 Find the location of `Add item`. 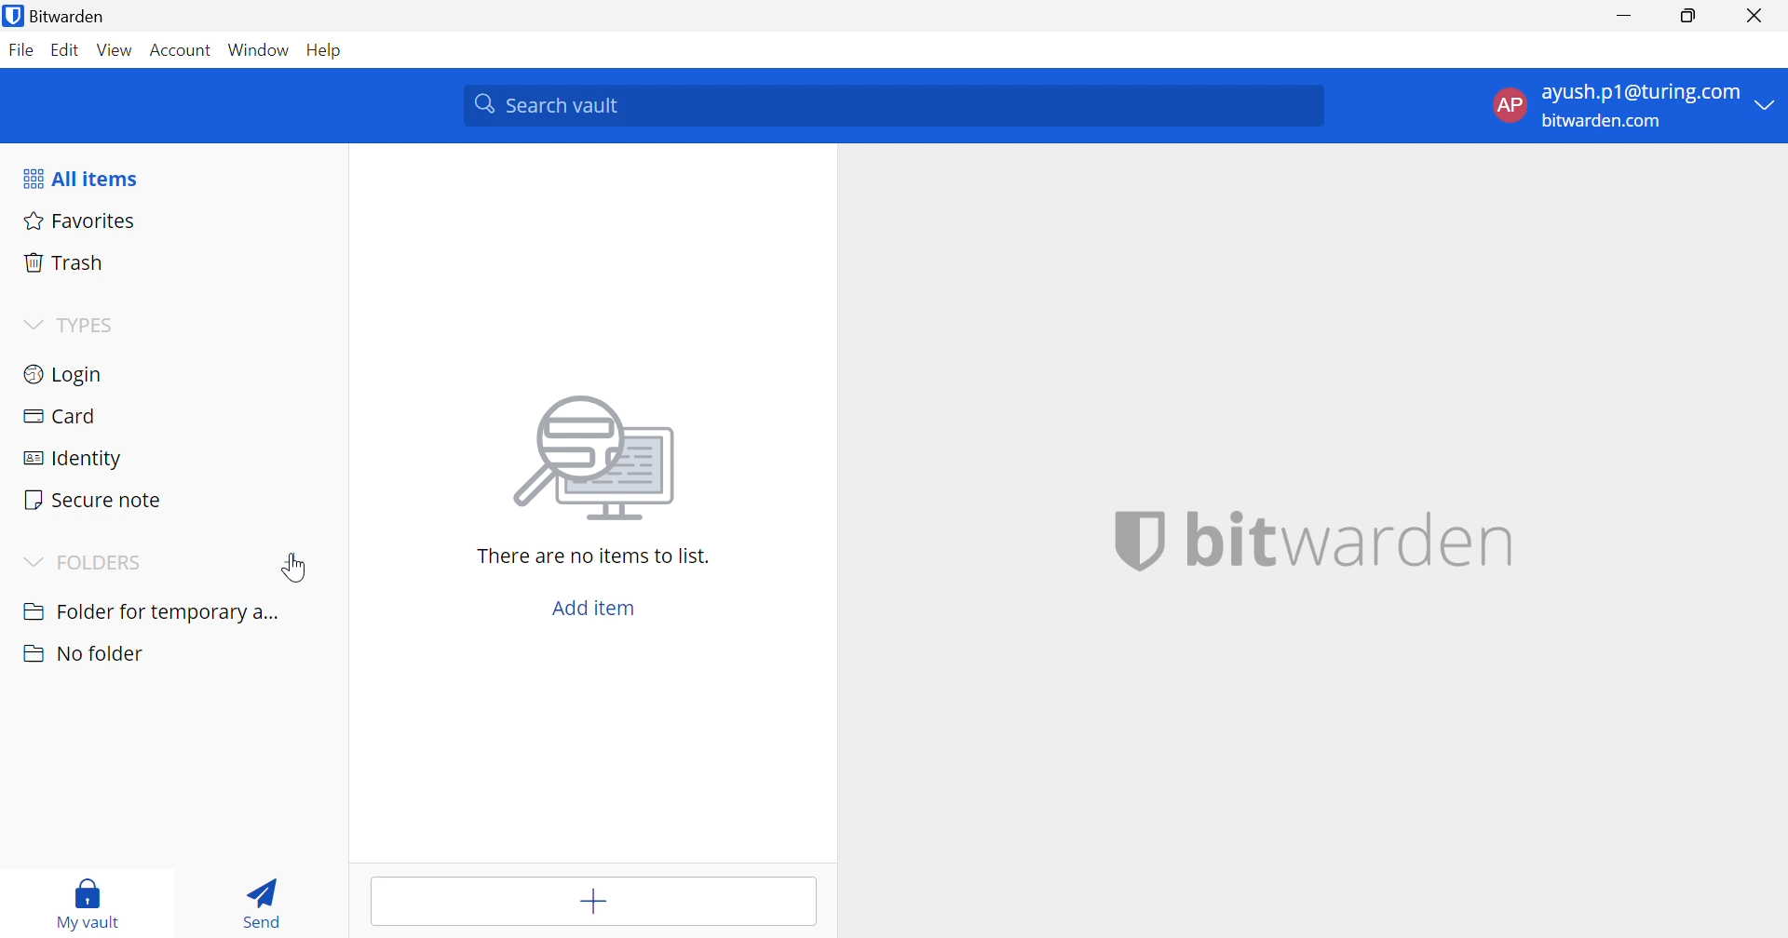

Add item is located at coordinates (594, 899).